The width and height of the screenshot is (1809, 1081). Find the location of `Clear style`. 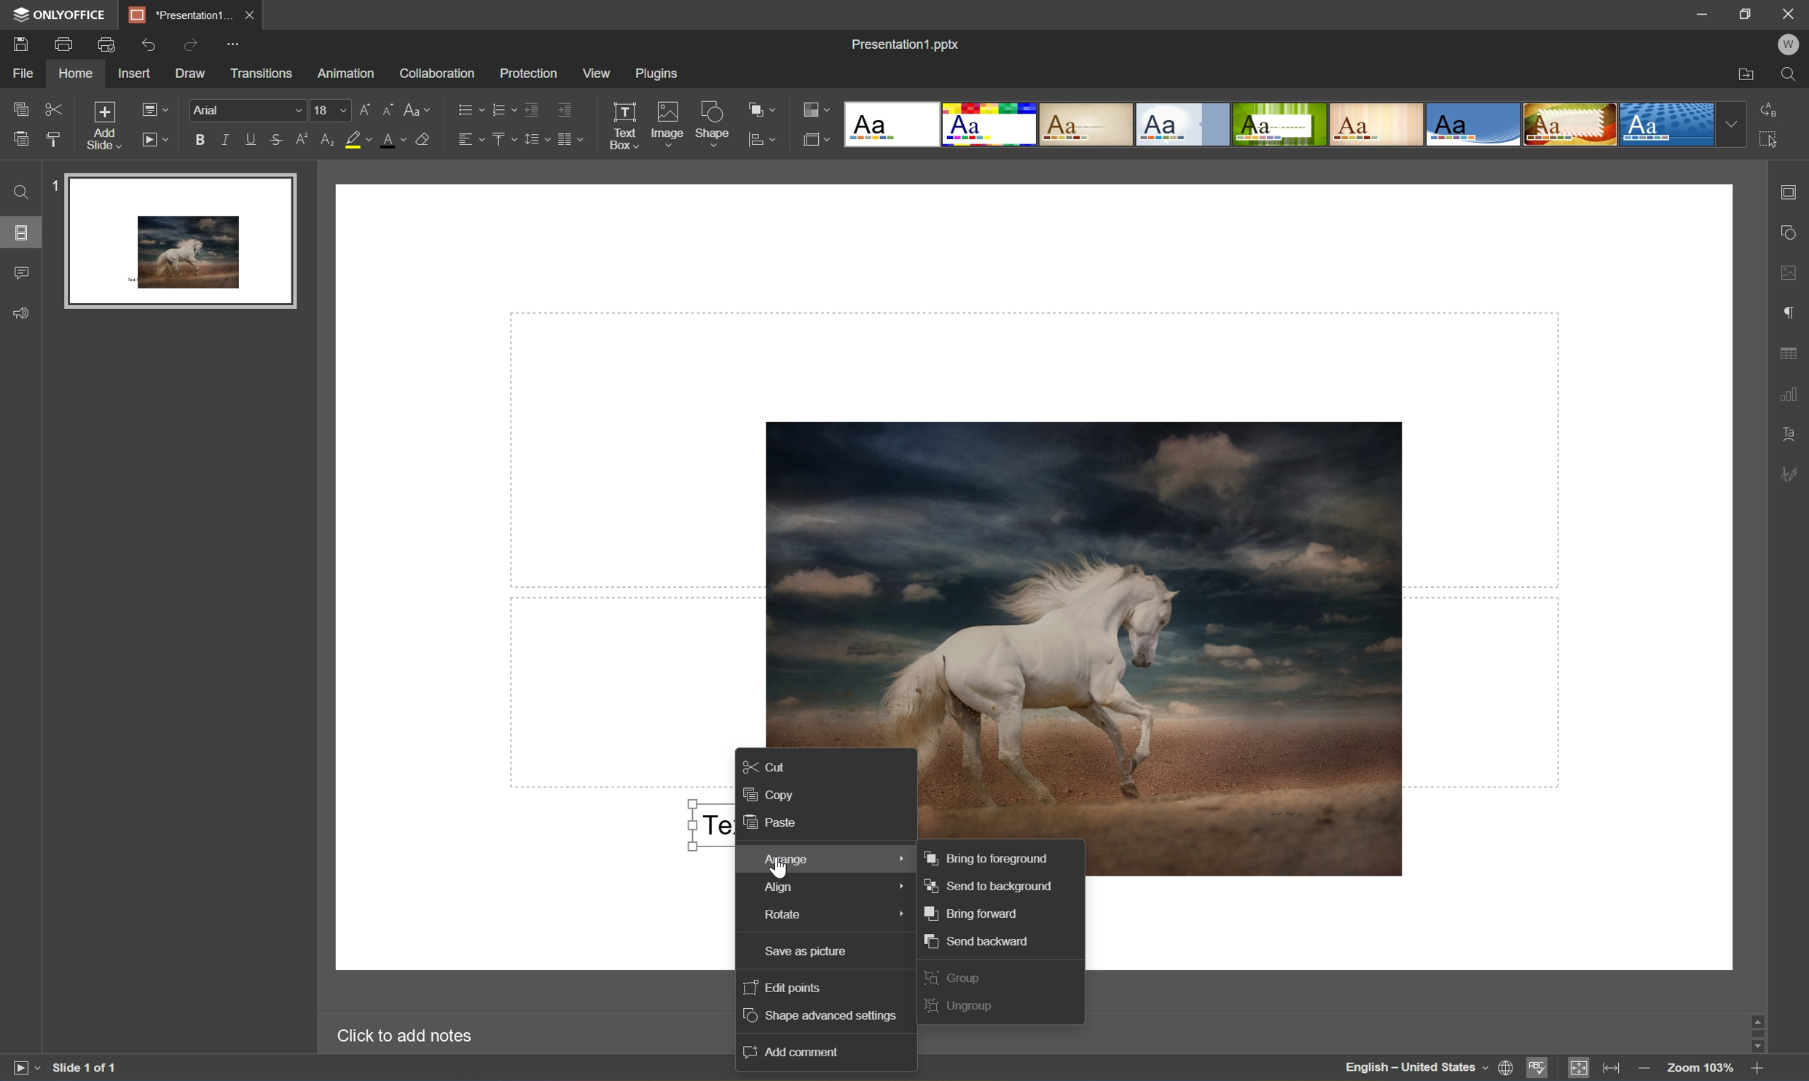

Clear style is located at coordinates (426, 141).